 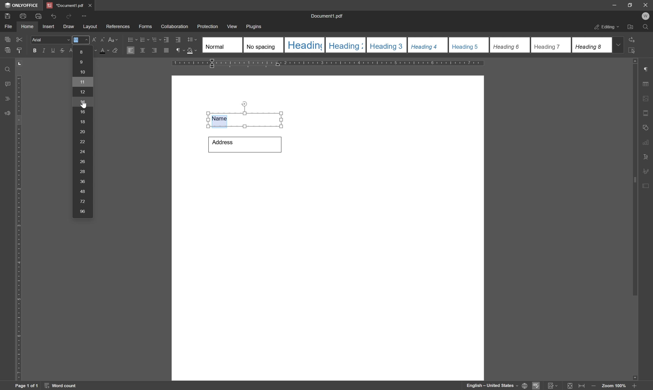 What do you see at coordinates (144, 39) in the screenshot?
I see `numbering` at bounding box center [144, 39].